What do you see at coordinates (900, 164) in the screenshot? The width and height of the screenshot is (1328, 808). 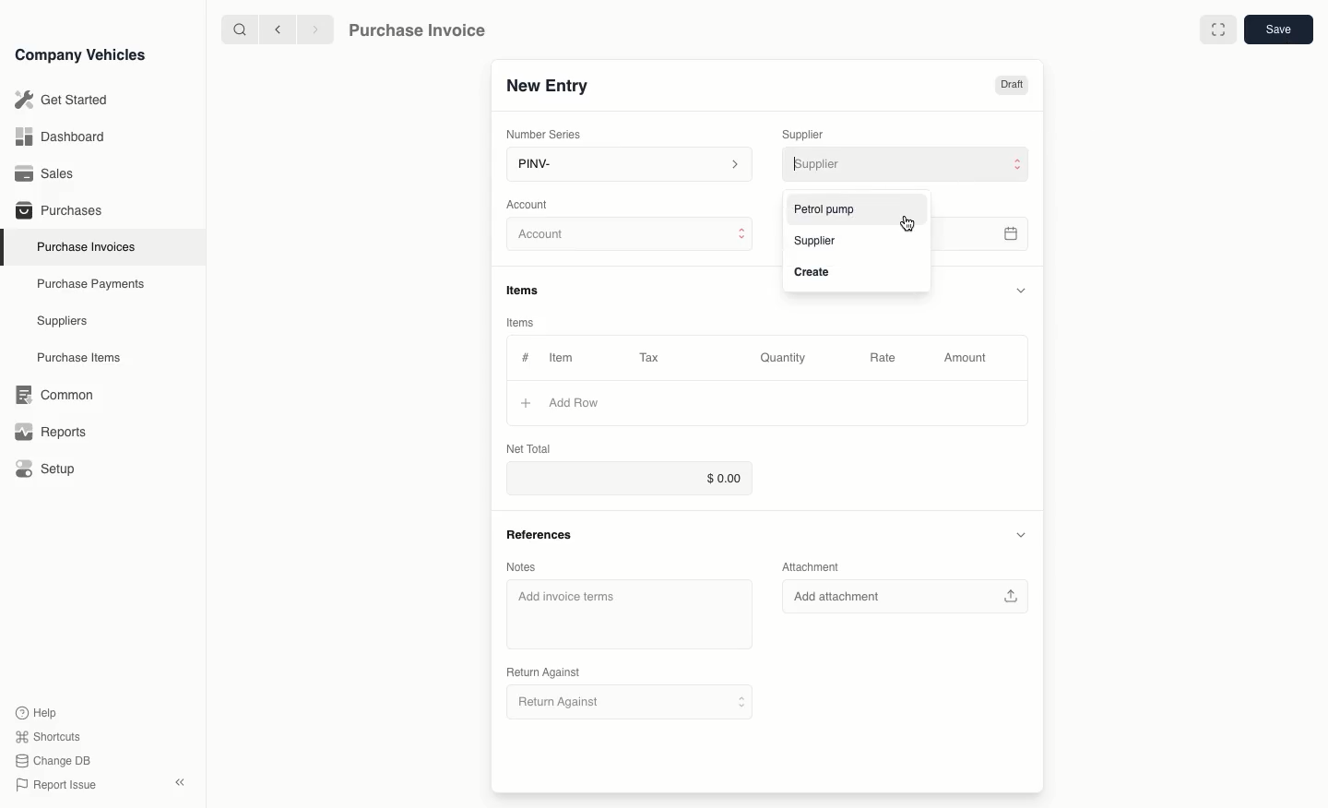 I see `Supplier` at bounding box center [900, 164].